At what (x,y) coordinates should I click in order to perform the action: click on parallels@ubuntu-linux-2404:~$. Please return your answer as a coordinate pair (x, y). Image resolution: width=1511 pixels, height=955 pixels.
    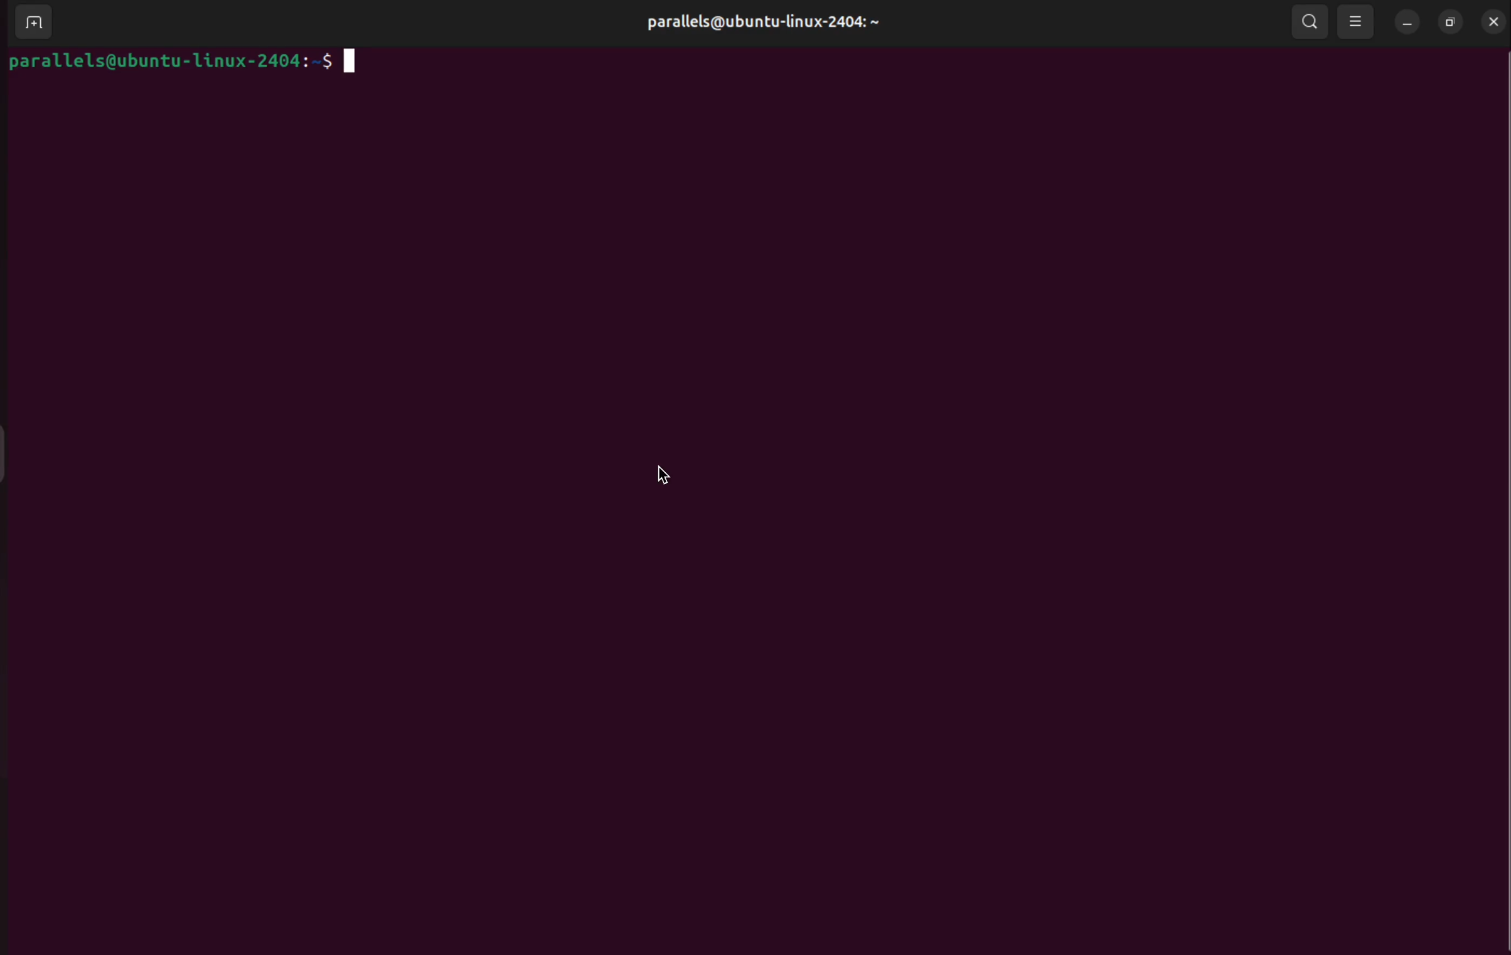
    Looking at the image, I should click on (184, 61).